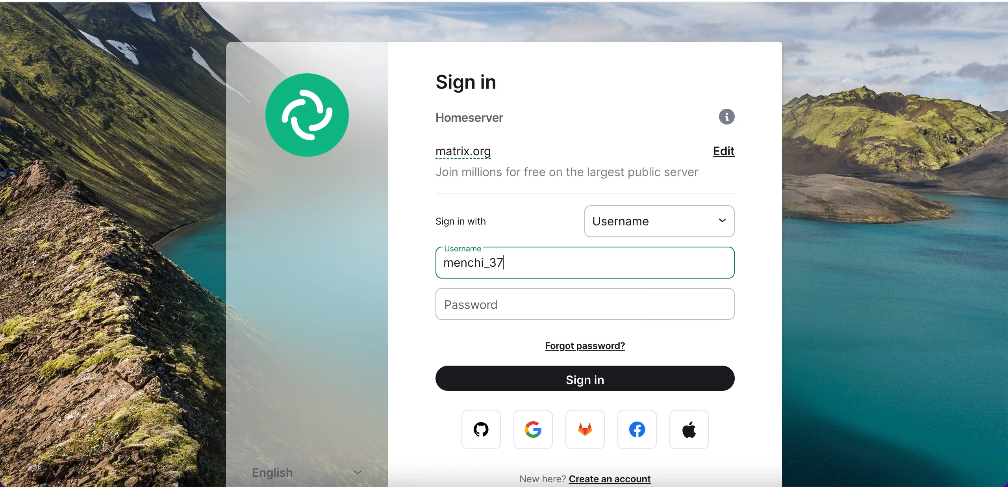 The height and width of the screenshot is (487, 1008). I want to click on password, so click(596, 306).